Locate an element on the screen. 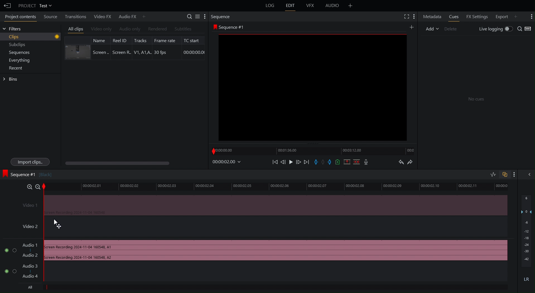 The image size is (535, 293). Edit is located at coordinates (290, 6).